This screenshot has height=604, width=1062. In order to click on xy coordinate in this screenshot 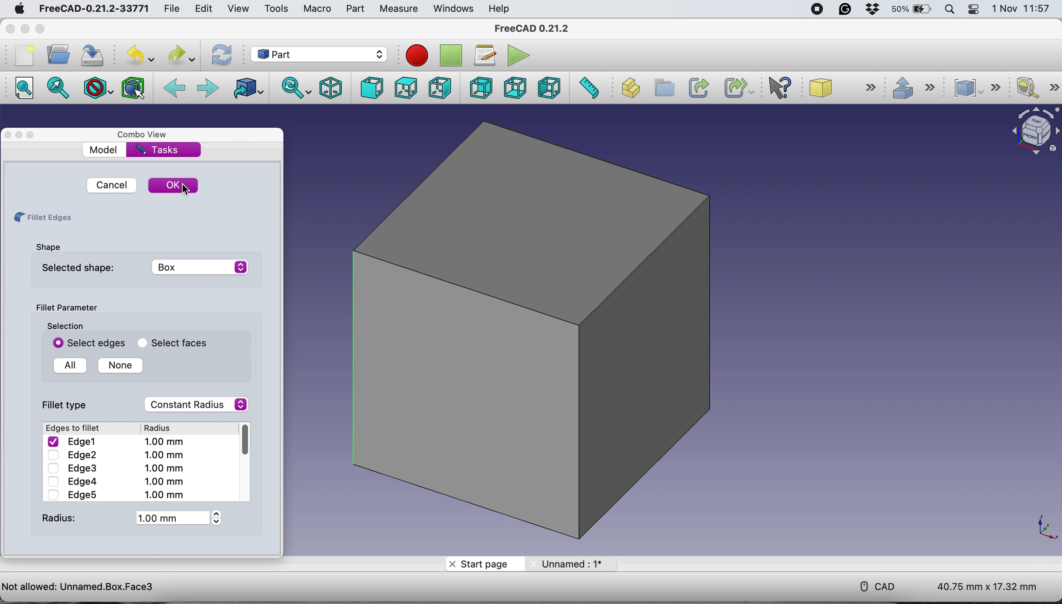, I will do `click(1037, 526)`.